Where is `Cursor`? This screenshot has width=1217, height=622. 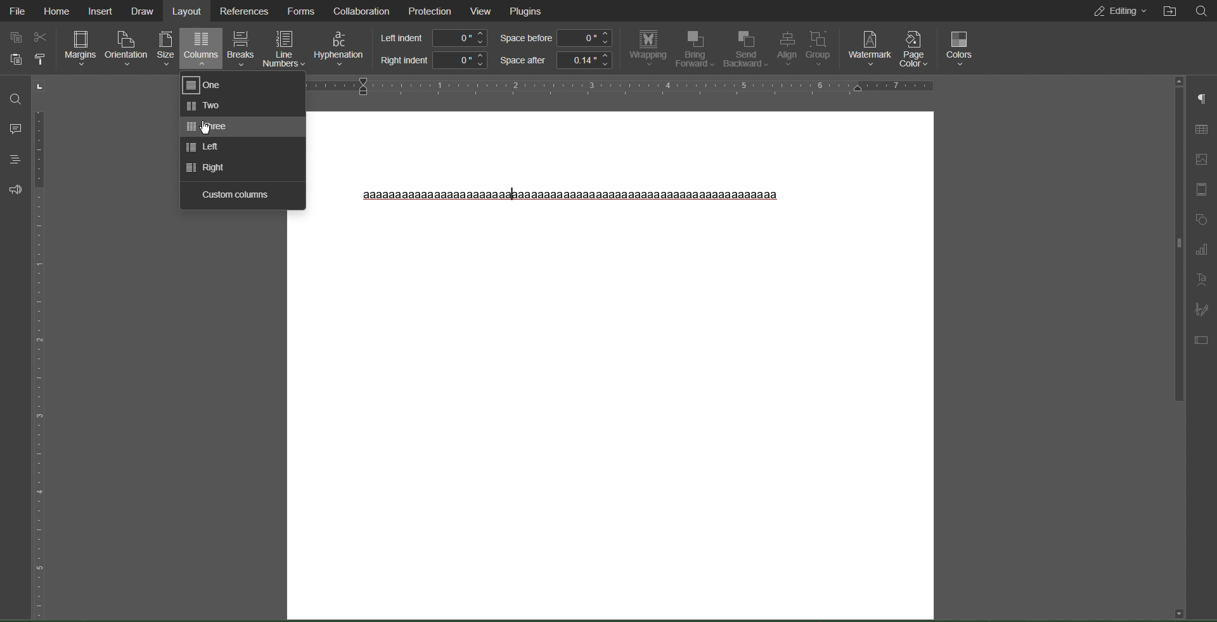
Cursor is located at coordinates (204, 128).